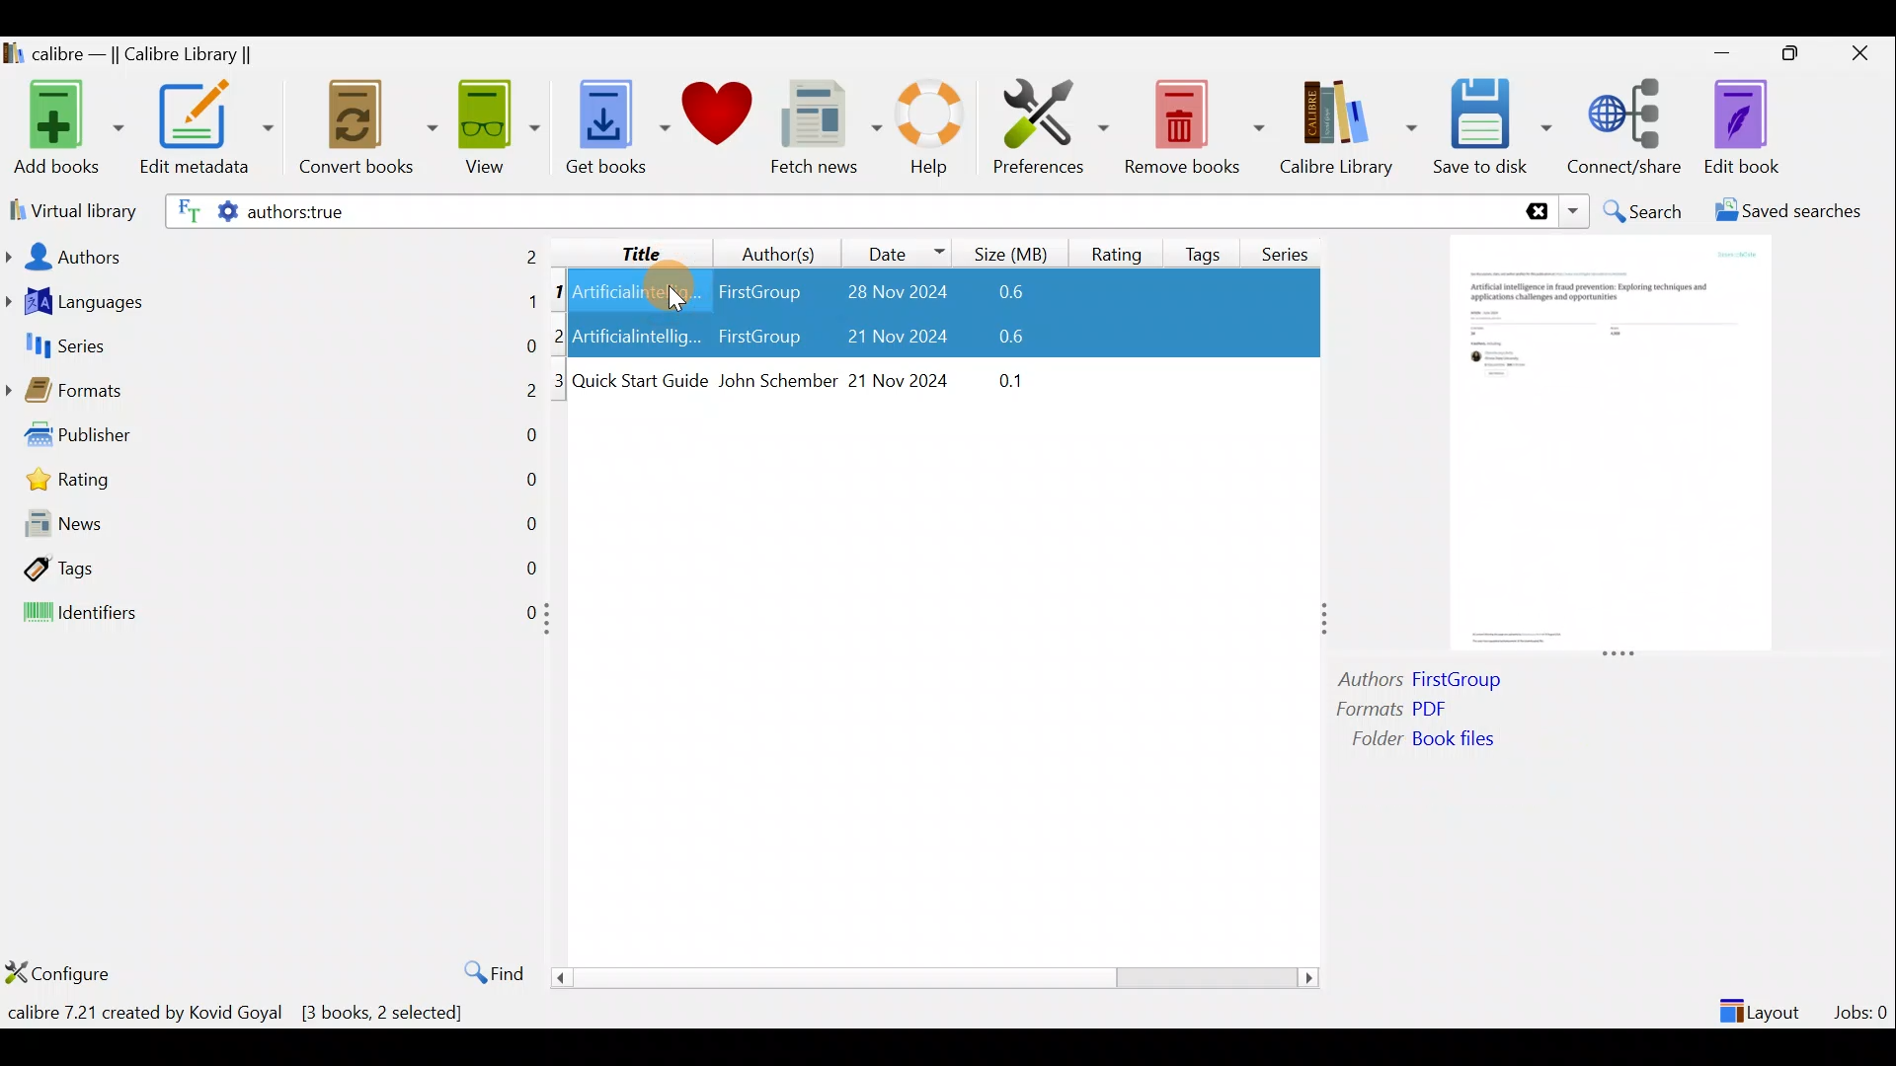 The height and width of the screenshot is (1066, 1896). Describe the element at coordinates (1492, 127) in the screenshot. I see `Save to disk` at that location.